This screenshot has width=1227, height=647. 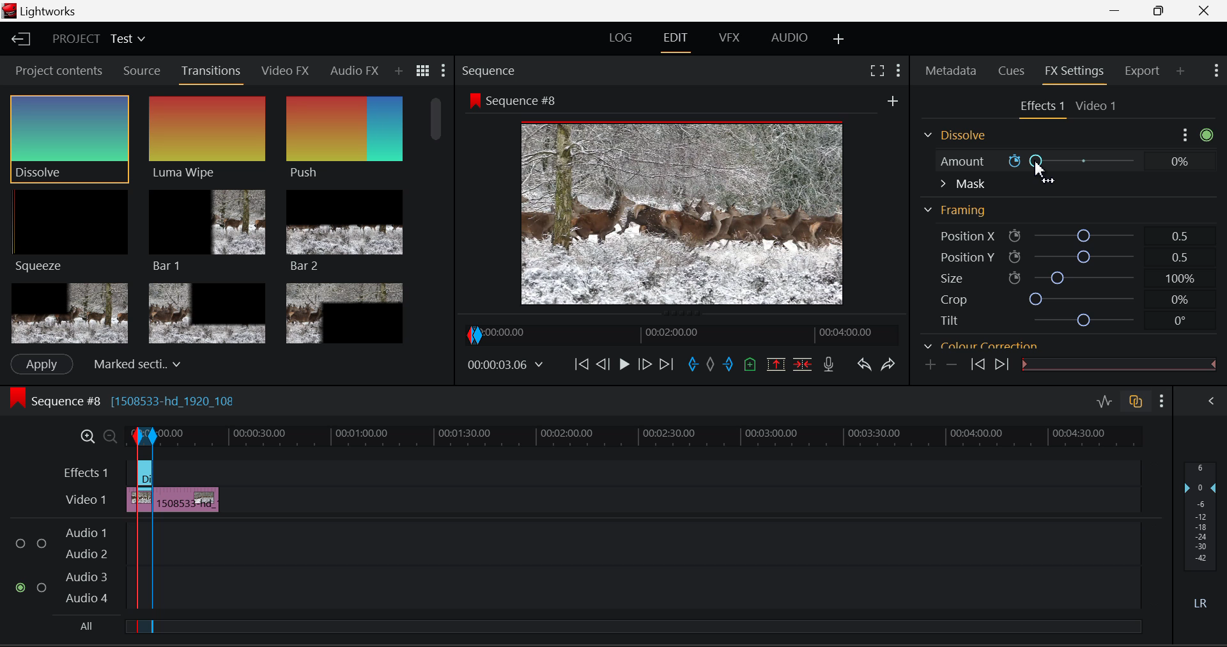 What do you see at coordinates (42, 539) in the screenshot?
I see `Audio Input Checkbox` at bounding box center [42, 539].